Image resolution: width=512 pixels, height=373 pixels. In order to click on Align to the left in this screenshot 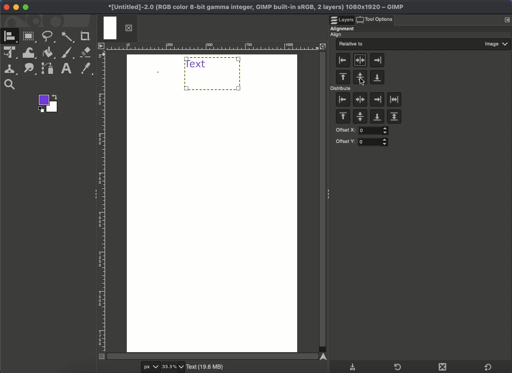, I will do `click(344, 60)`.